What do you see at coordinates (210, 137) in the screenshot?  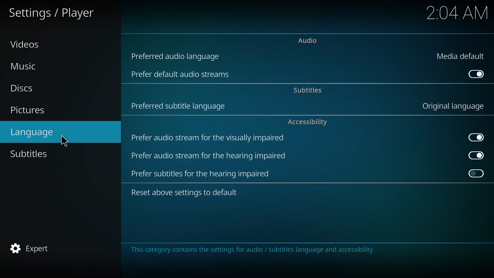 I see `prefer audio stream for visually impaired` at bounding box center [210, 137].